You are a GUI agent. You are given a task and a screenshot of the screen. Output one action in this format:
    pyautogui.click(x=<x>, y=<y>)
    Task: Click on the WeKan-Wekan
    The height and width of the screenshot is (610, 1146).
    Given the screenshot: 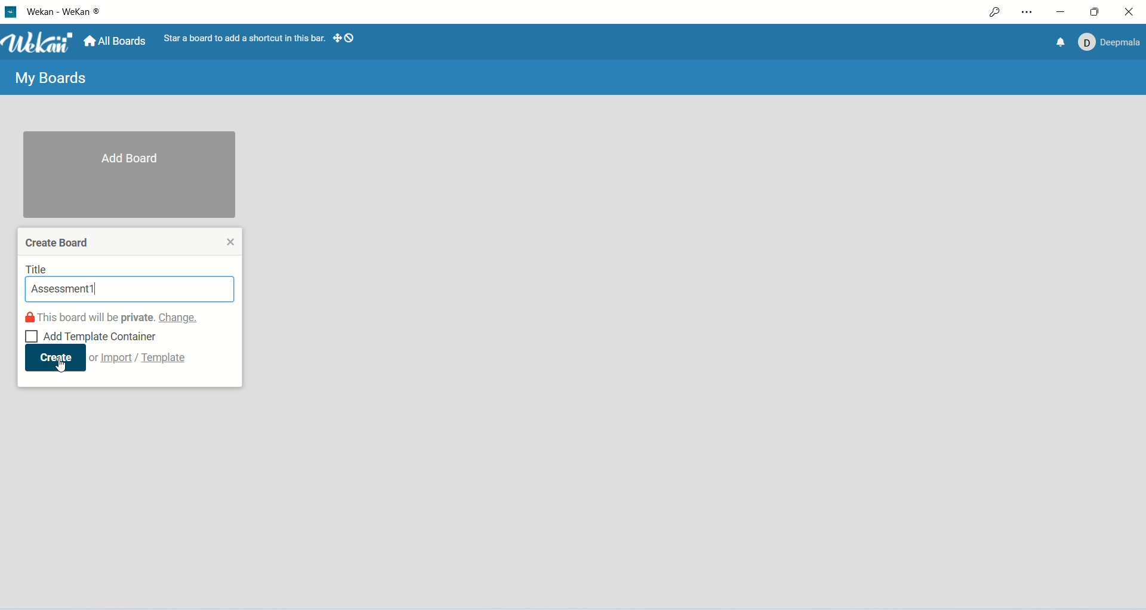 What is the action you would take?
    pyautogui.click(x=66, y=14)
    